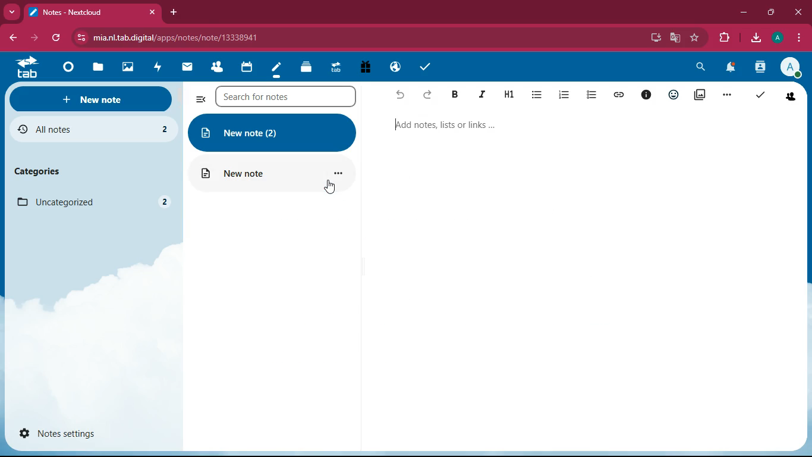 The image size is (812, 457). I want to click on profile, so click(777, 37).